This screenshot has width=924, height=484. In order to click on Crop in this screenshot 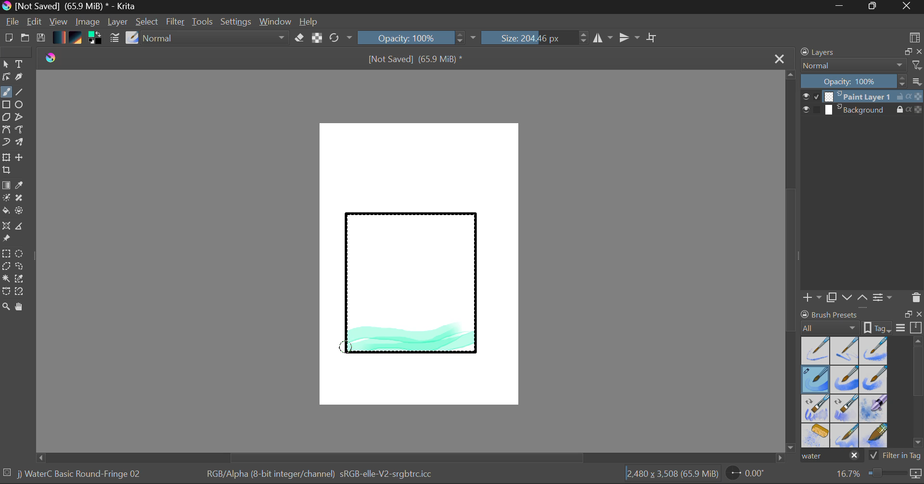, I will do `click(653, 38)`.